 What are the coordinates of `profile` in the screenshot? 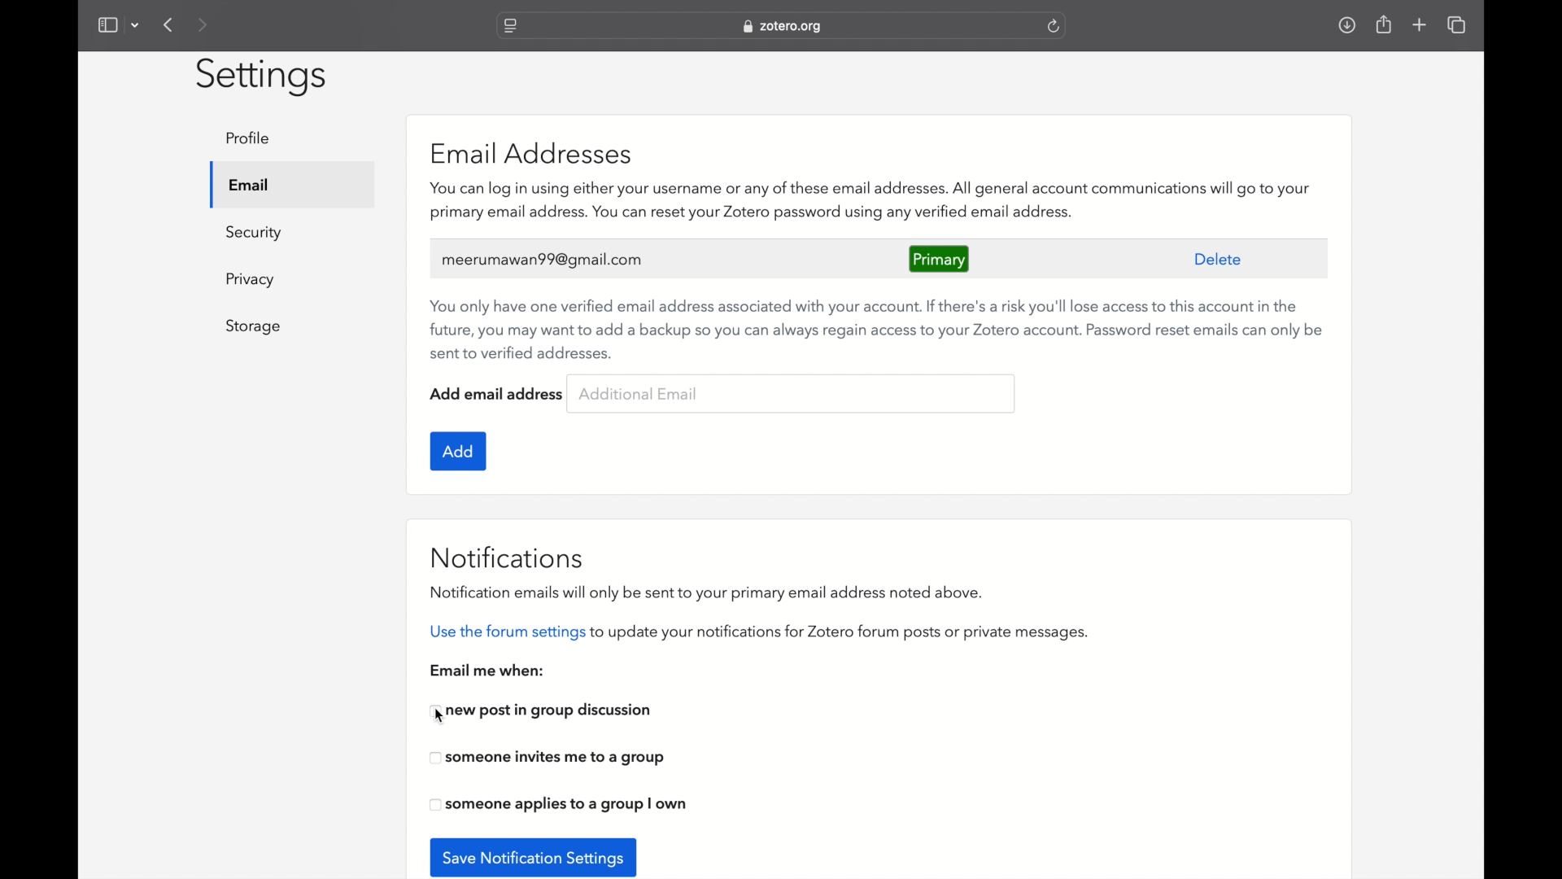 It's located at (249, 138).